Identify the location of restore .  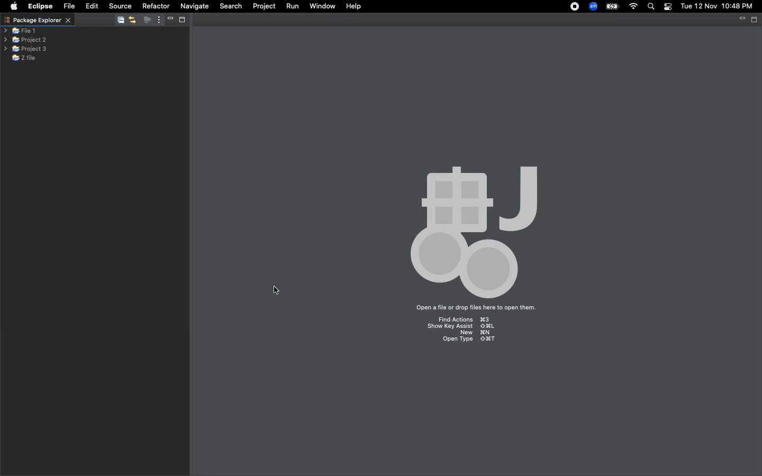
(754, 21).